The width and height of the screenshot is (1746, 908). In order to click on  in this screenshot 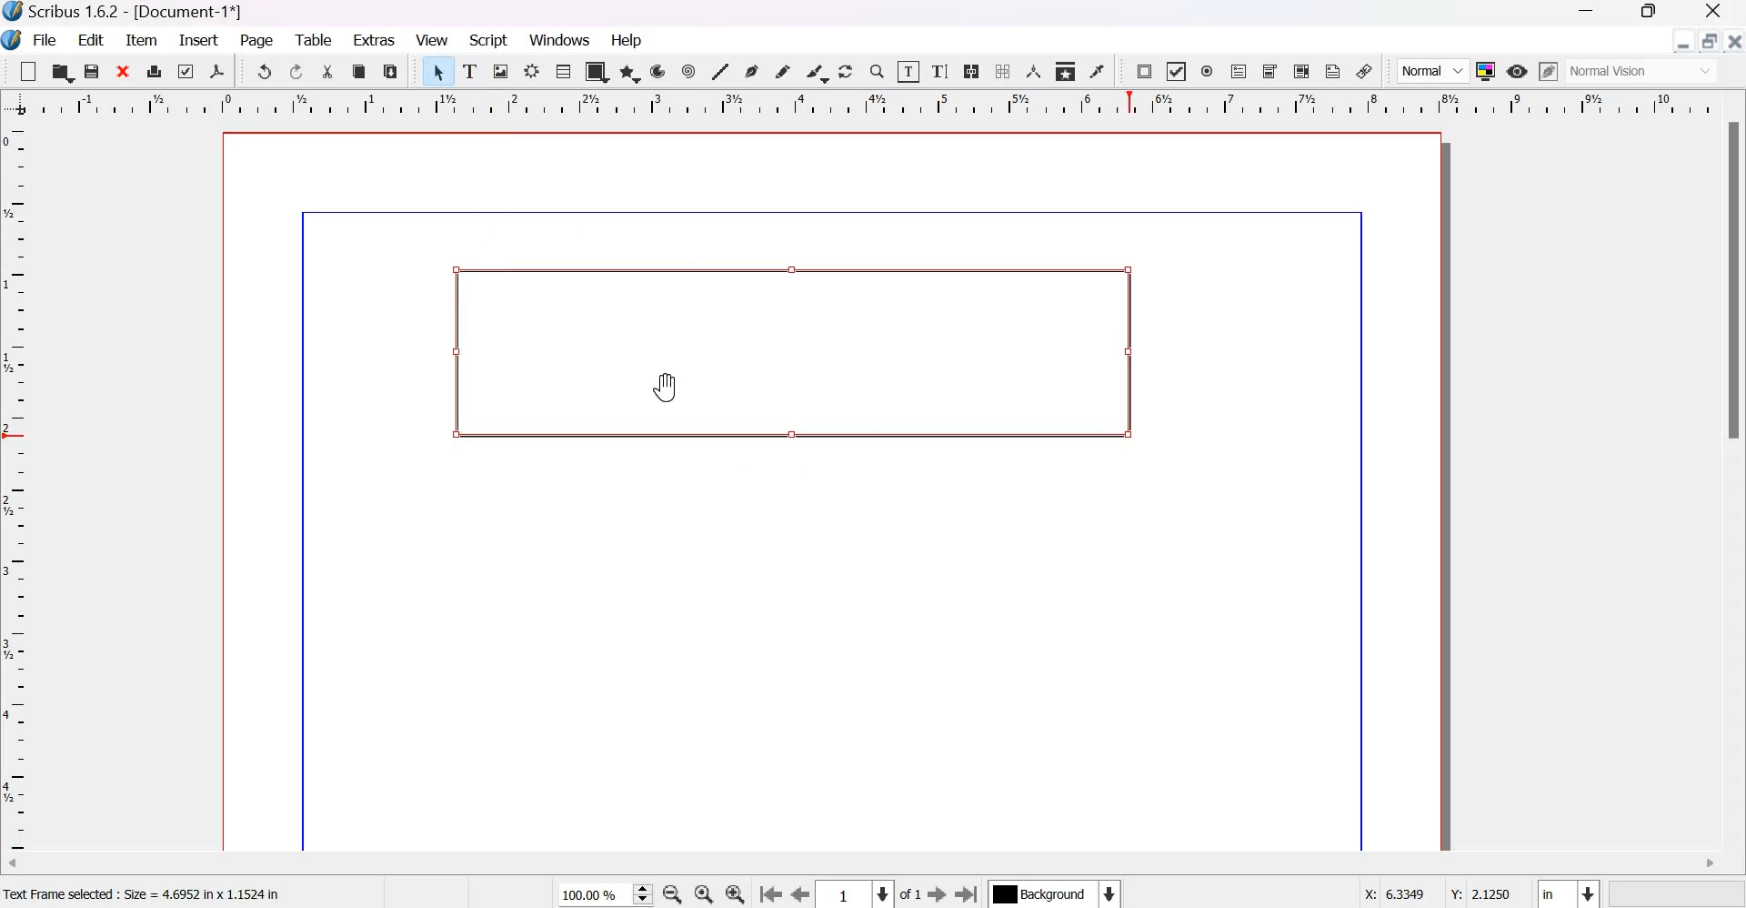, I will do `click(847, 71)`.